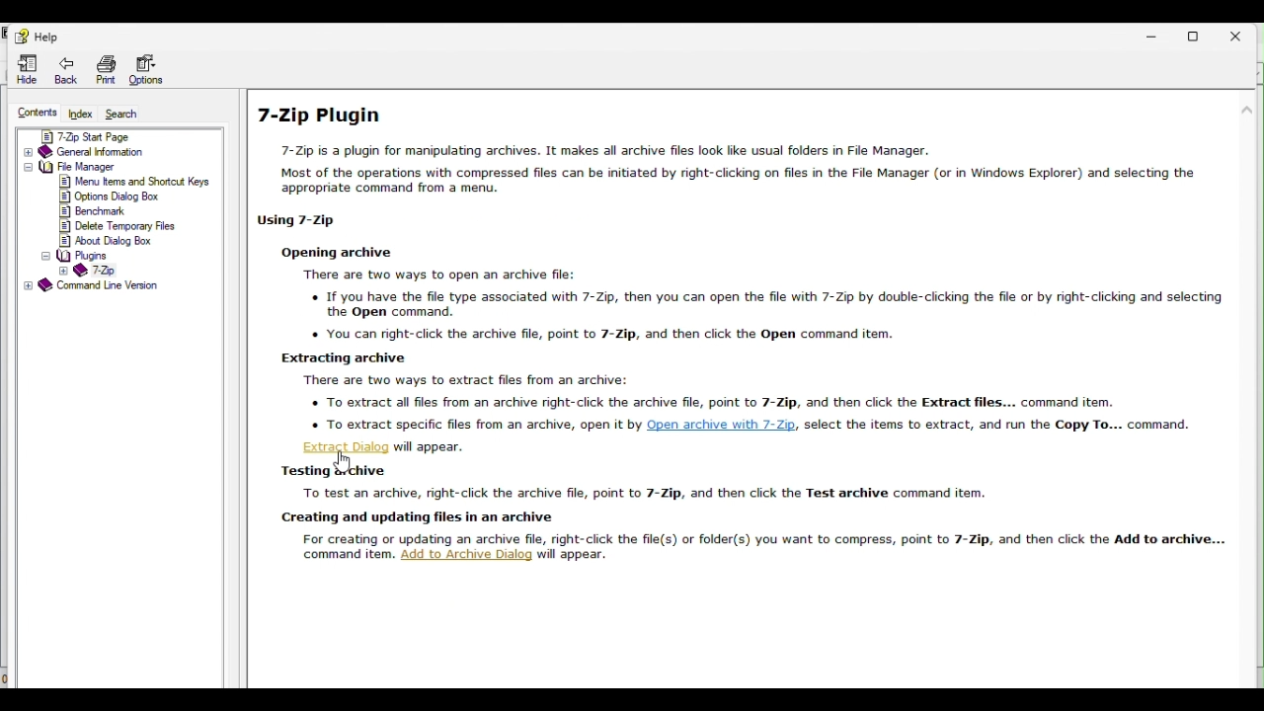 The height and width of the screenshot is (711, 1264). Describe the element at coordinates (1200, 35) in the screenshot. I see `restore` at that location.